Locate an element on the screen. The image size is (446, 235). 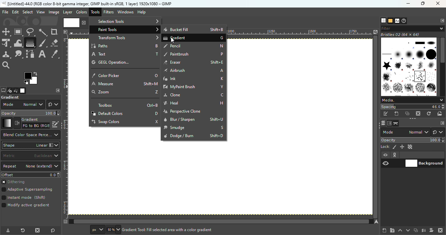
Refresh brushes is located at coordinates (429, 114).